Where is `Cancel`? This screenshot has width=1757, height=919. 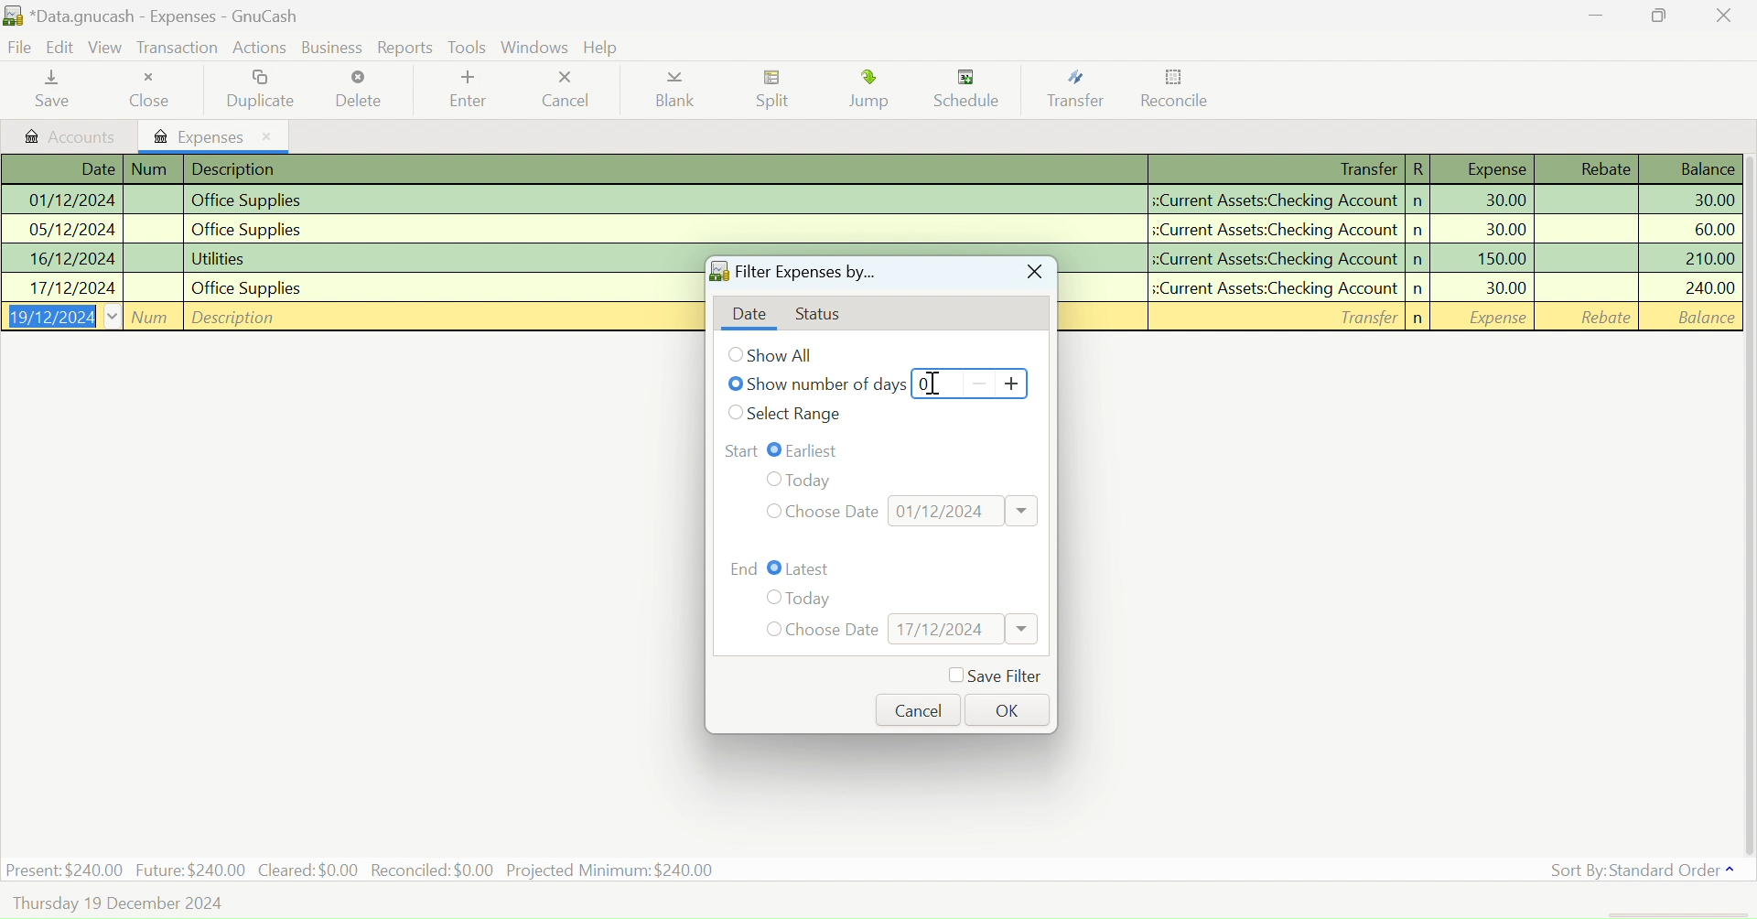 Cancel is located at coordinates (565, 90).